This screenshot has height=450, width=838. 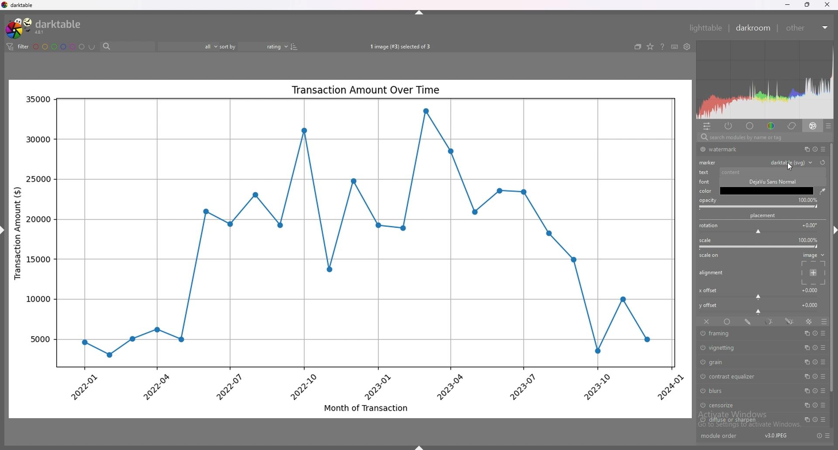 What do you see at coordinates (705, 182) in the screenshot?
I see `font` at bounding box center [705, 182].